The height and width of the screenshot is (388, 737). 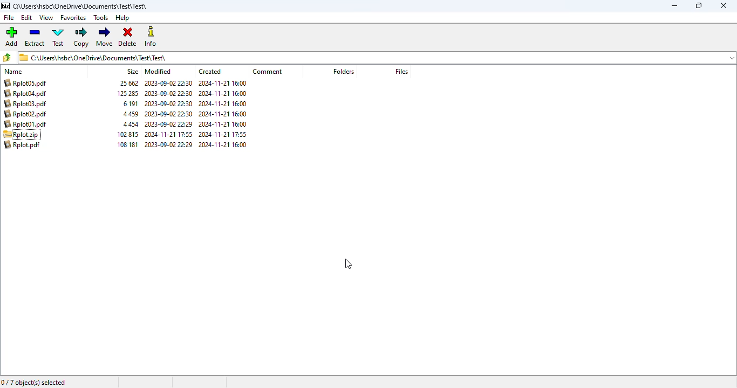 What do you see at coordinates (223, 83) in the screenshot?
I see `2024-11-21 16:00` at bounding box center [223, 83].